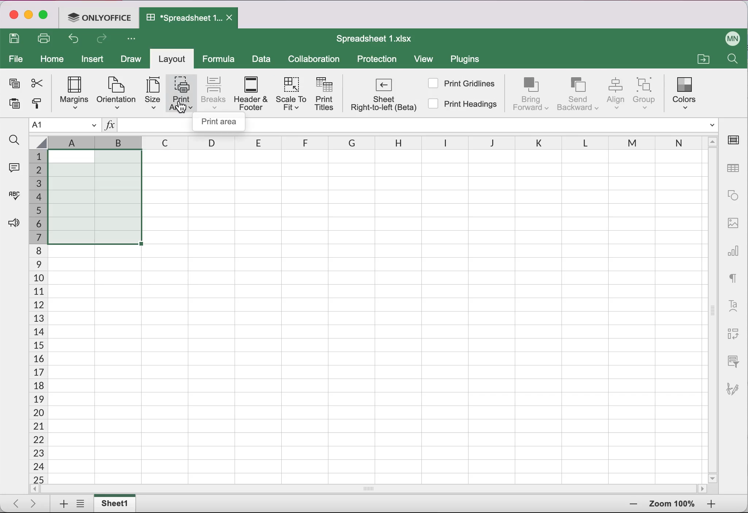 This screenshot has height=513, width=748. I want to click on zoom percentage, so click(672, 505).